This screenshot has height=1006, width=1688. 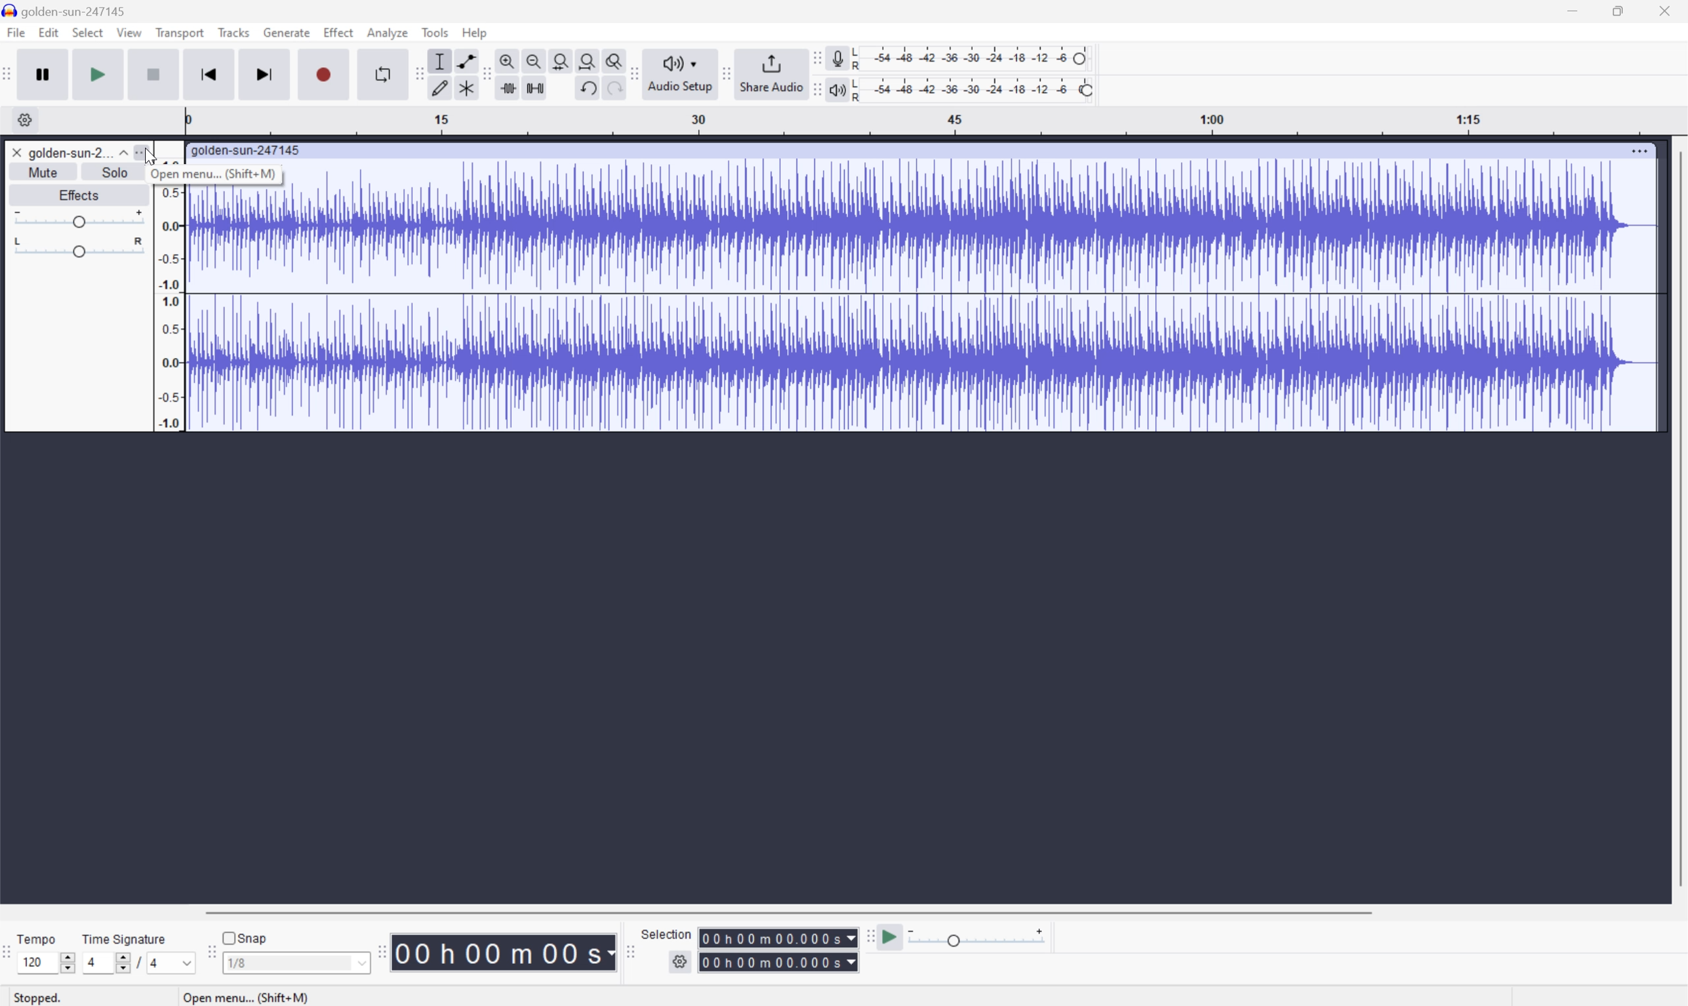 I want to click on more, so click(x=147, y=152).